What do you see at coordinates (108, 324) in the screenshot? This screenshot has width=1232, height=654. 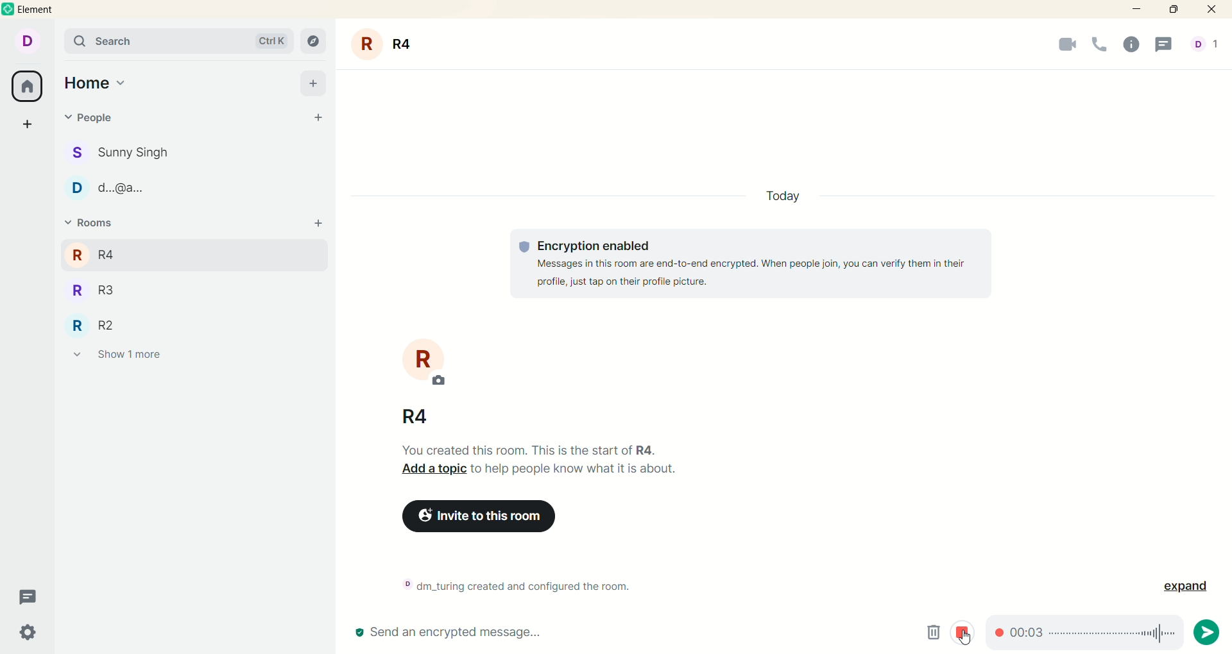 I see `R2` at bounding box center [108, 324].